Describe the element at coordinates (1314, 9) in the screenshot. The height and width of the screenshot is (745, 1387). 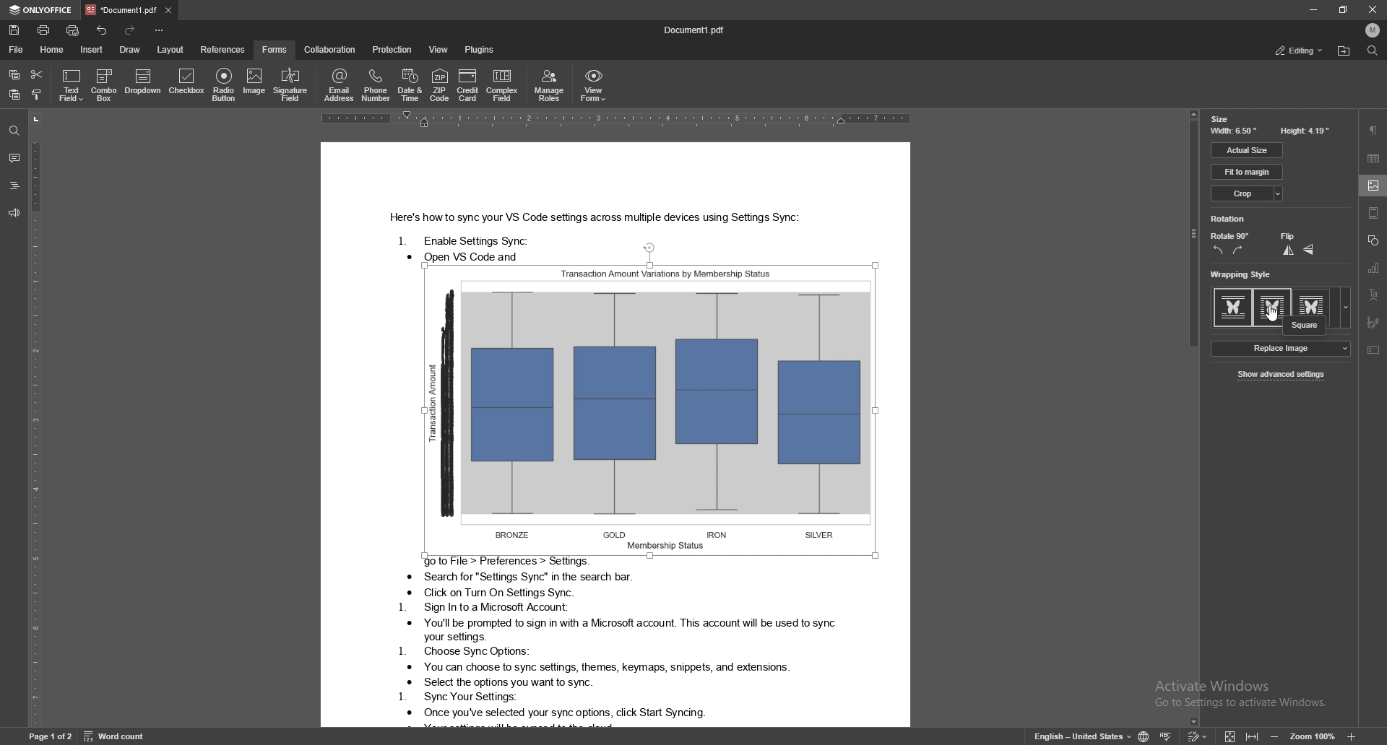
I see `minimize` at that location.